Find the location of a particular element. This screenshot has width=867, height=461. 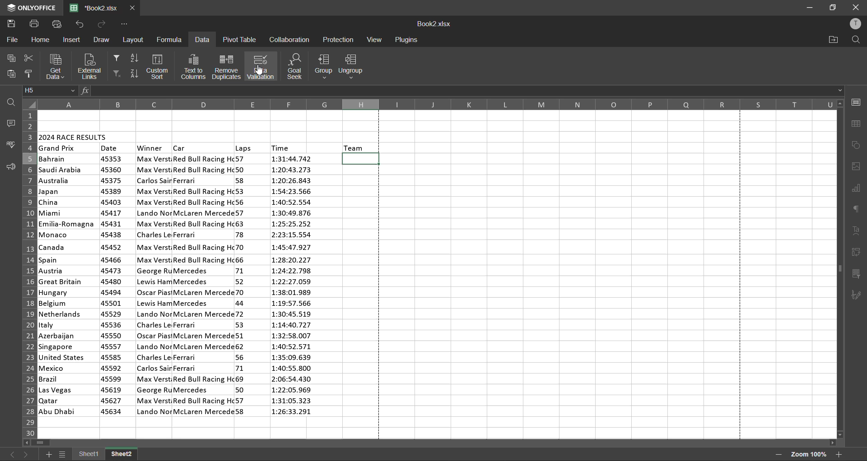

file is located at coordinates (11, 40).